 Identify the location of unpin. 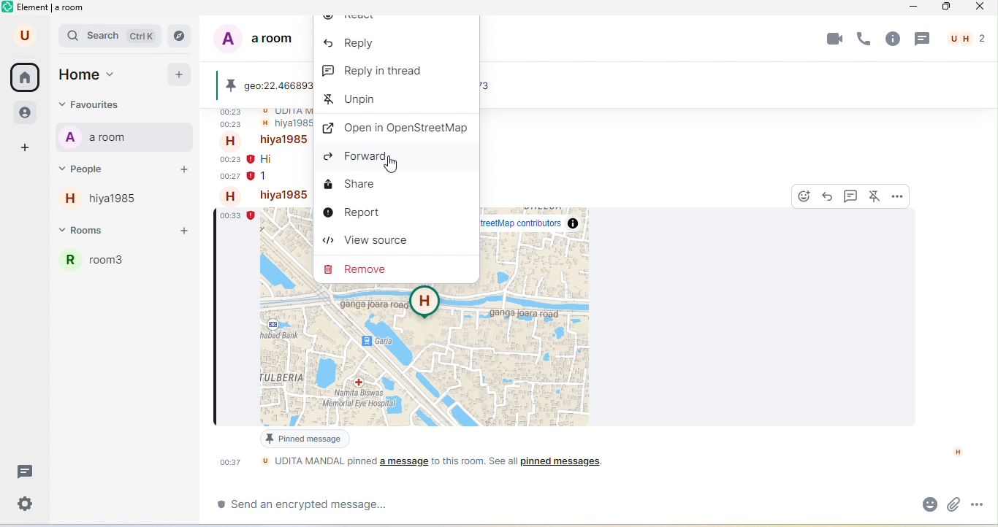
(355, 101).